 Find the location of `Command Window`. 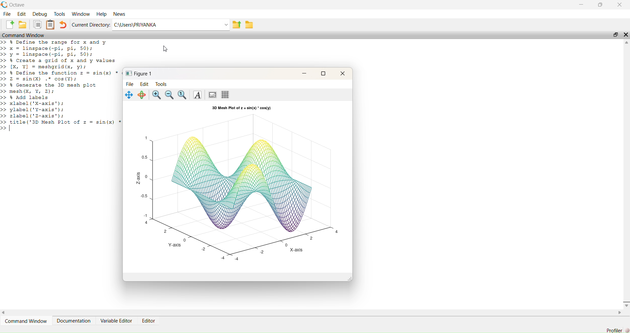

Command Window is located at coordinates (28, 321).